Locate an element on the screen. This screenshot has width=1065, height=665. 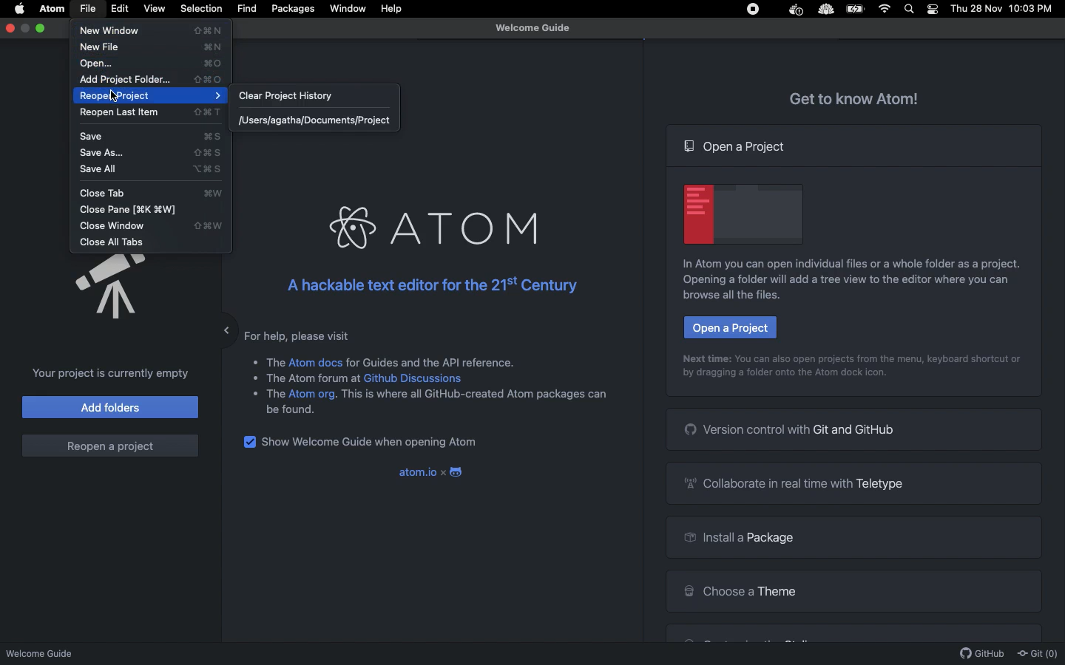
Instructional text is located at coordinates (784, 377).